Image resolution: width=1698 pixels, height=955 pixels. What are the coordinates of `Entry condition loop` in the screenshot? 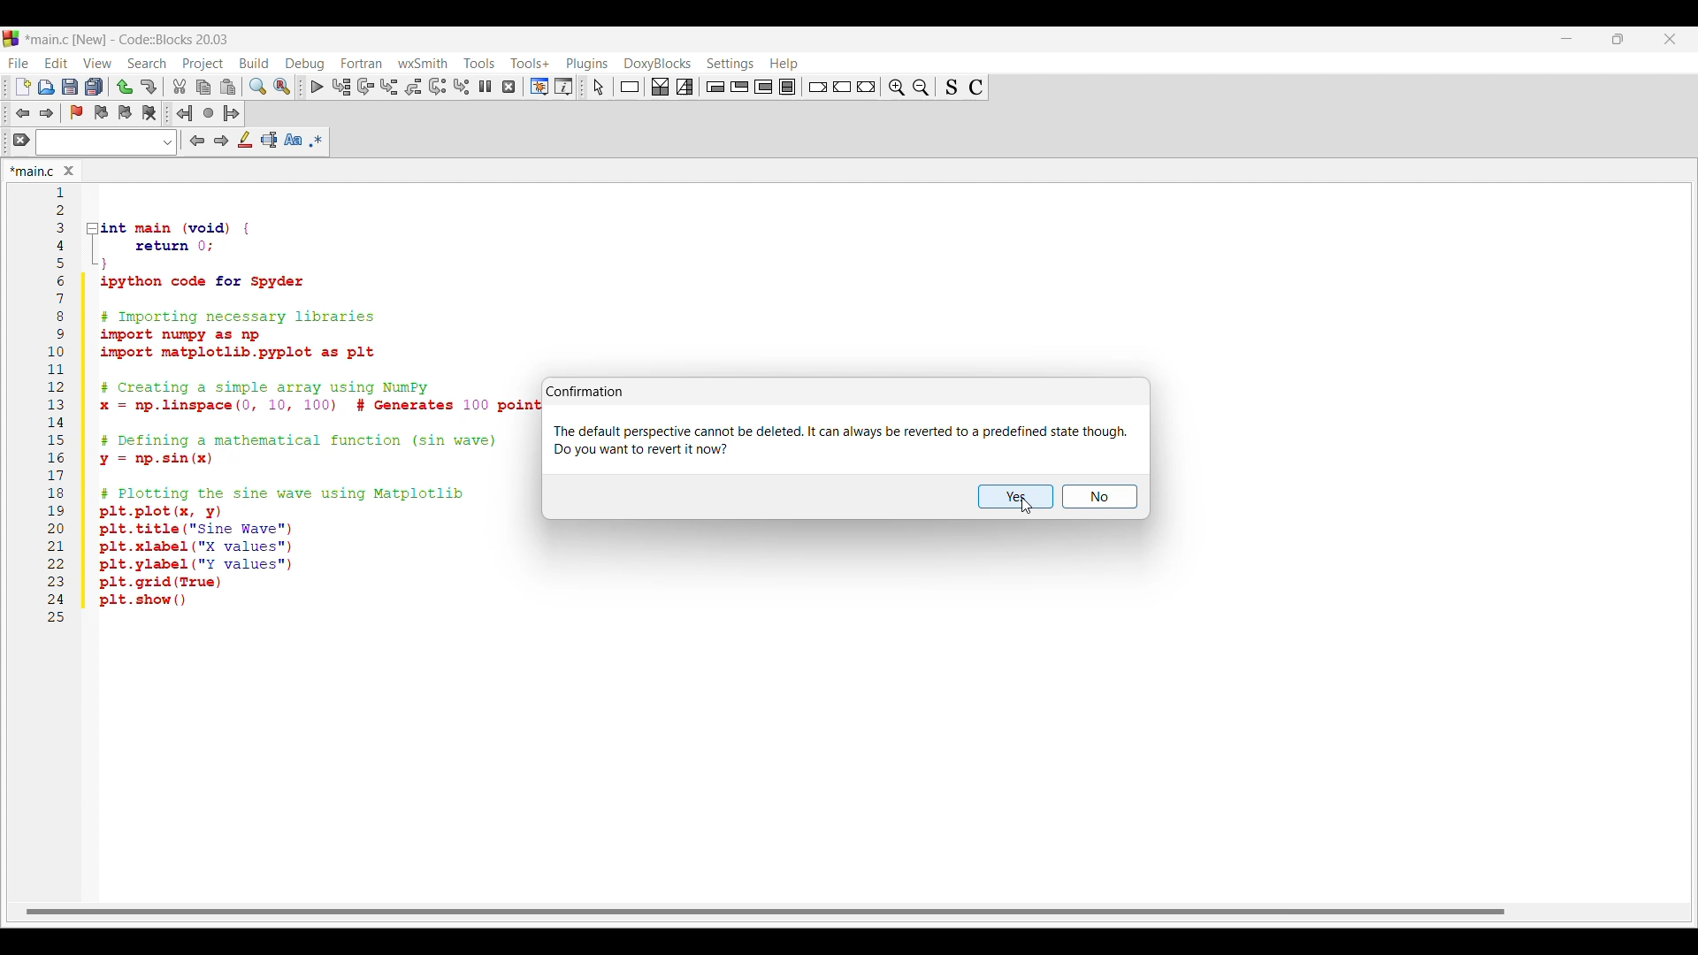 It's located at (715, 87).